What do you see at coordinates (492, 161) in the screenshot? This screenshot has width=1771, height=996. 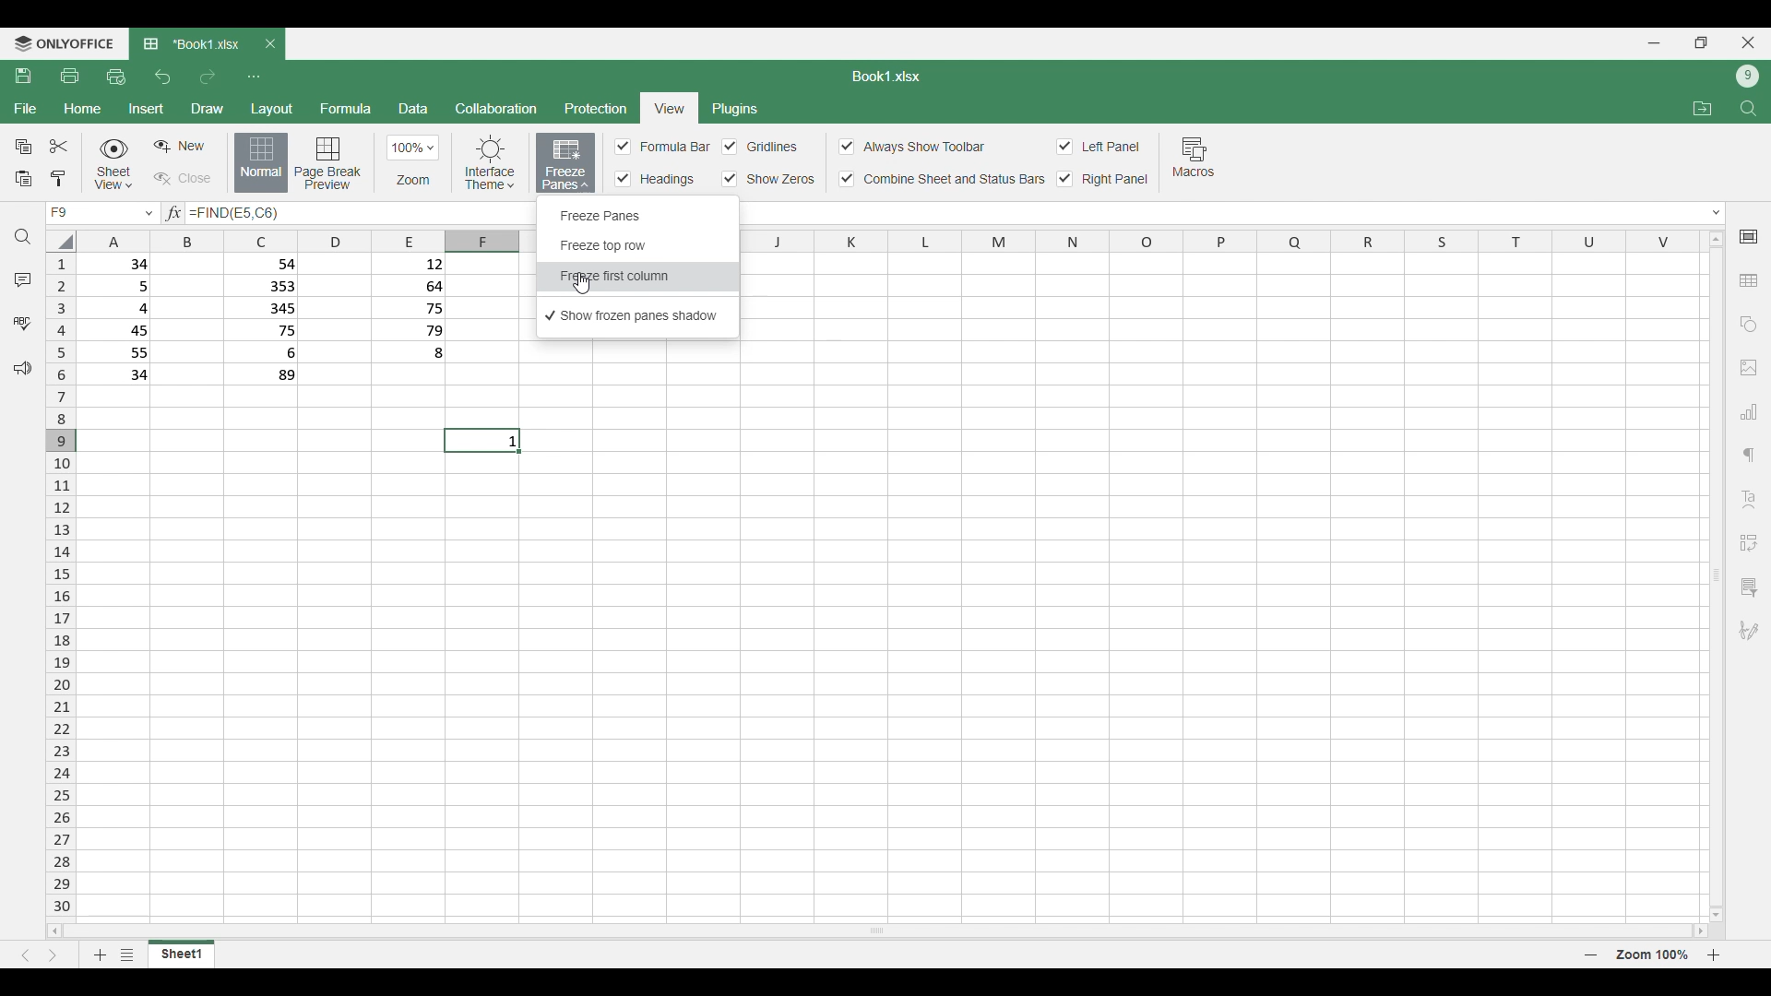 I see `Interface theme options` at bounding box center [492, 161].